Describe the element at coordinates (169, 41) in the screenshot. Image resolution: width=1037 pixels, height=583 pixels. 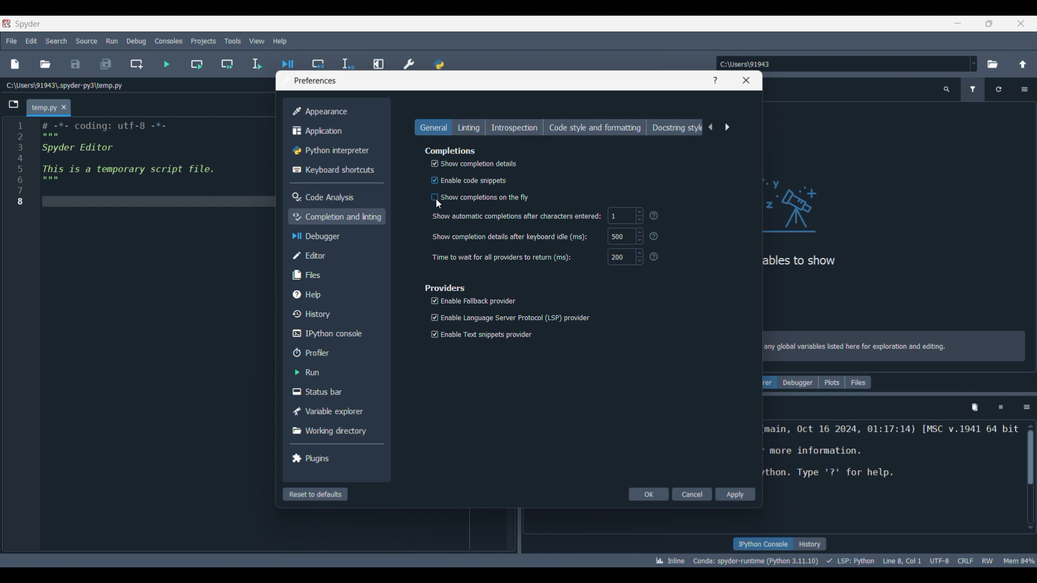
I see `Consoles menu` at that location.